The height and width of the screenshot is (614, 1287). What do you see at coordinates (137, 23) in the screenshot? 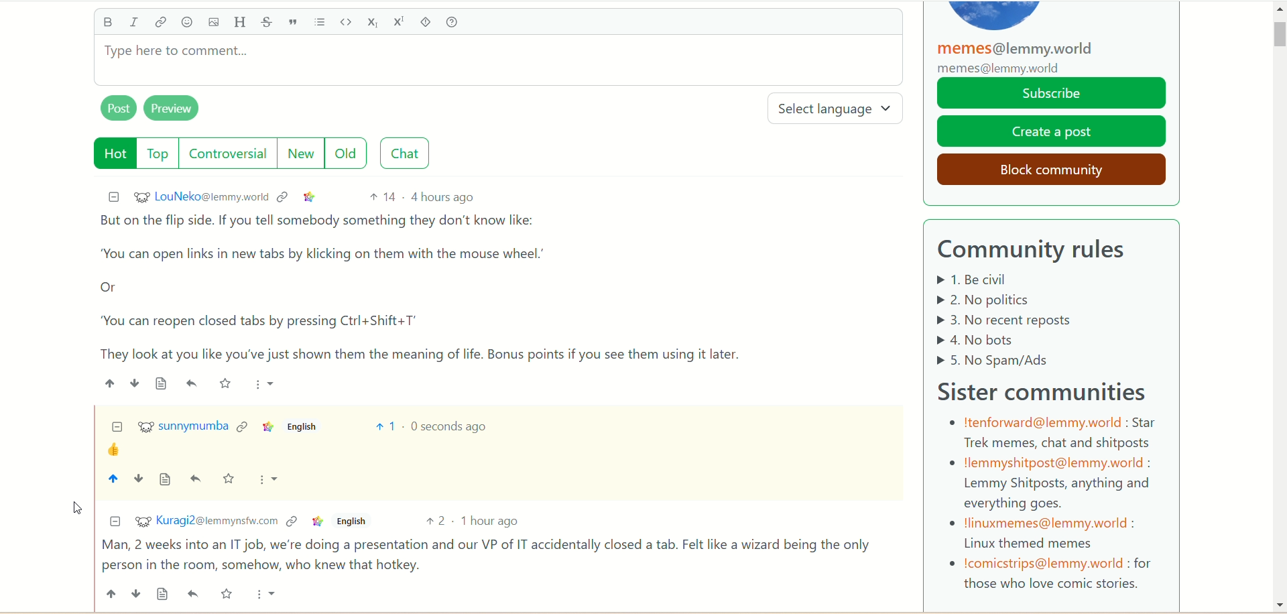
I see `italics` at bounding box center [137, 23].